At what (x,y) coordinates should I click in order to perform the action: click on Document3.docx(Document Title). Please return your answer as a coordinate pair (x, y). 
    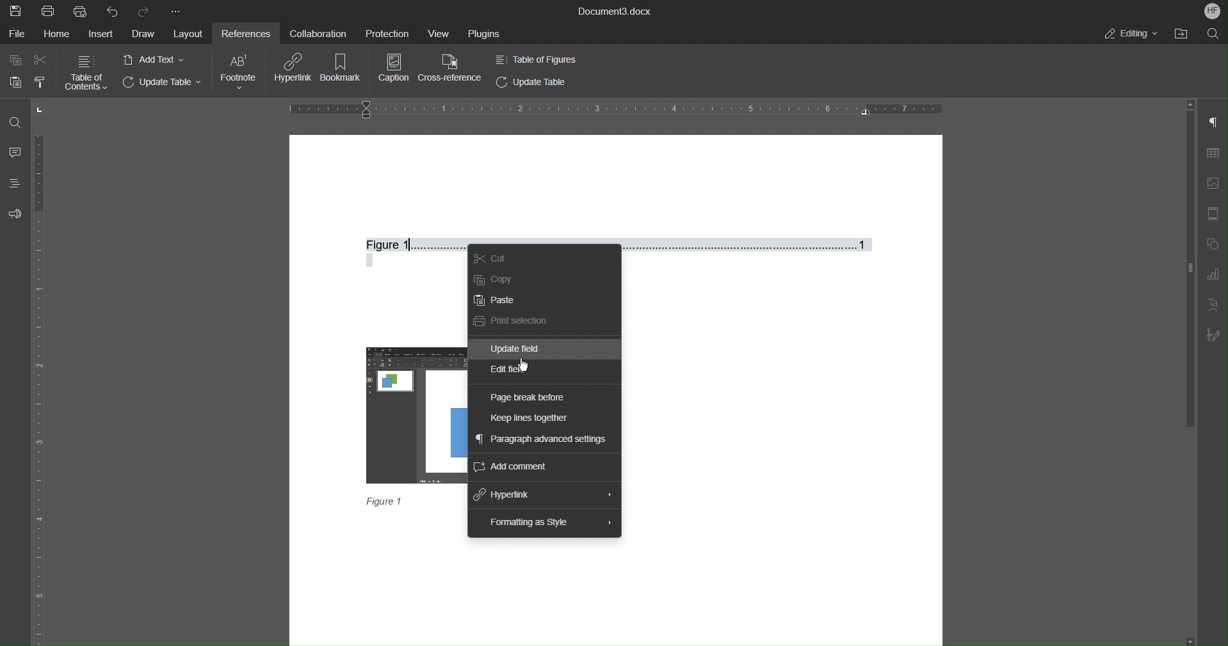
    Looking at the image, I should click on (613, 11).